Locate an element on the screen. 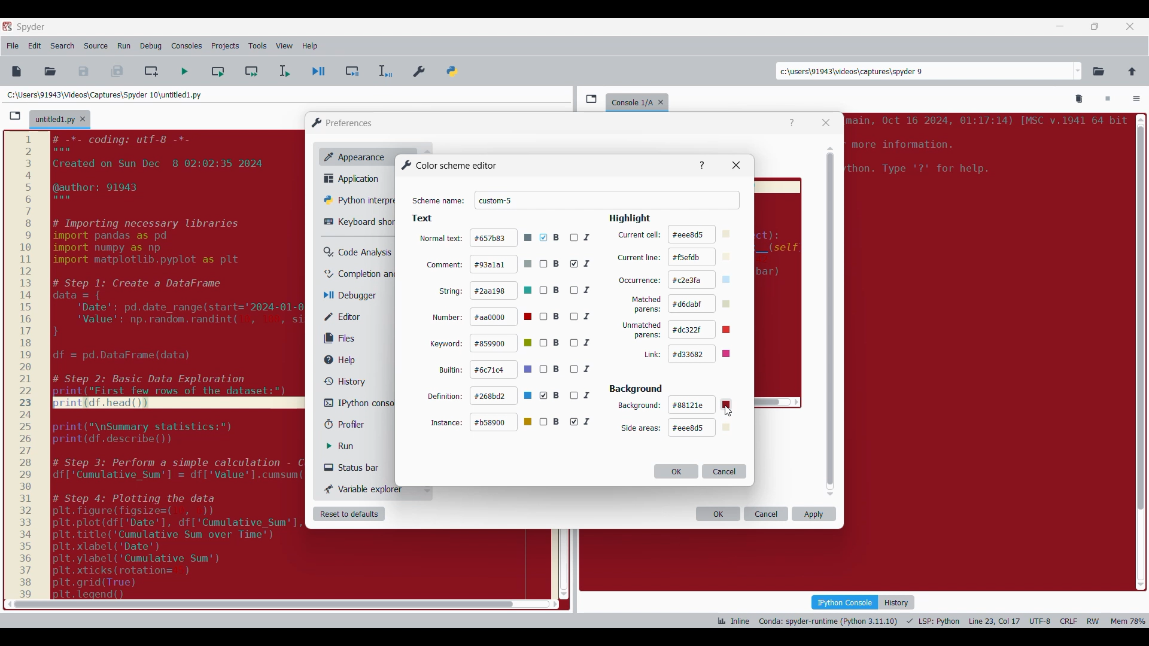 This screenshot has height=646, width=1149. Open is located at coordinates (50, 71).